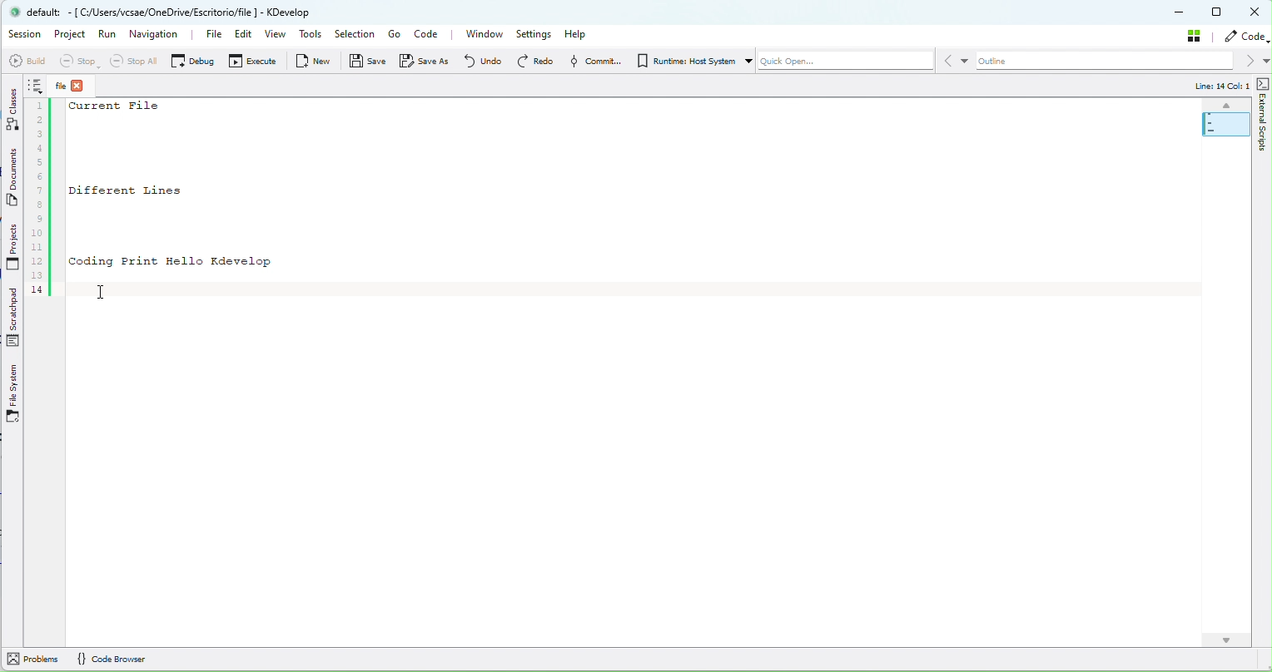  I want to click on Coding Print Hello Kdevelop, so click(171, 261).